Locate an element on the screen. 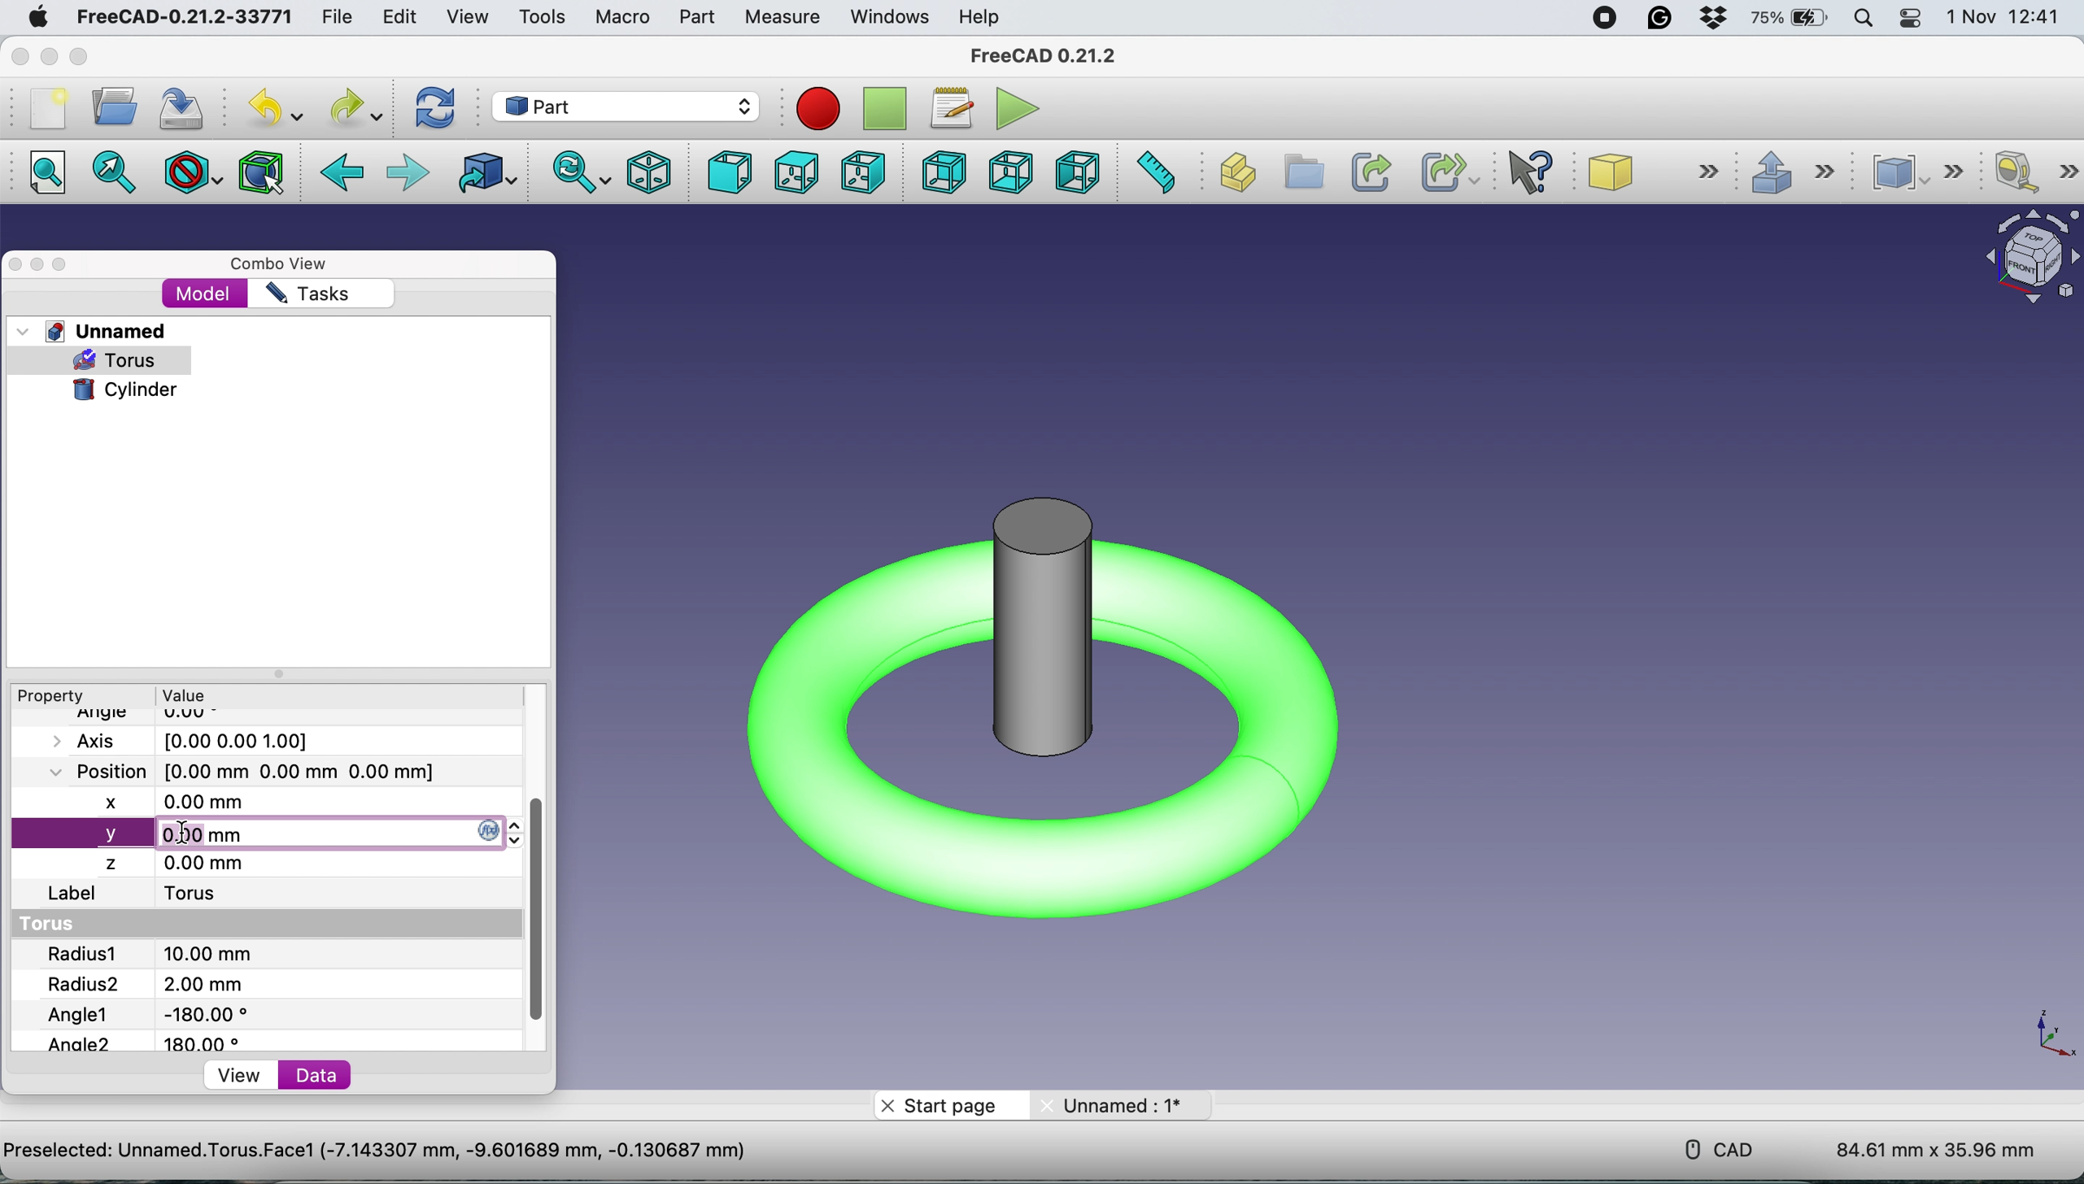 Image resolution: width=2084 pixels, height=1184 pixels. right is located at coordinates (860, 172).